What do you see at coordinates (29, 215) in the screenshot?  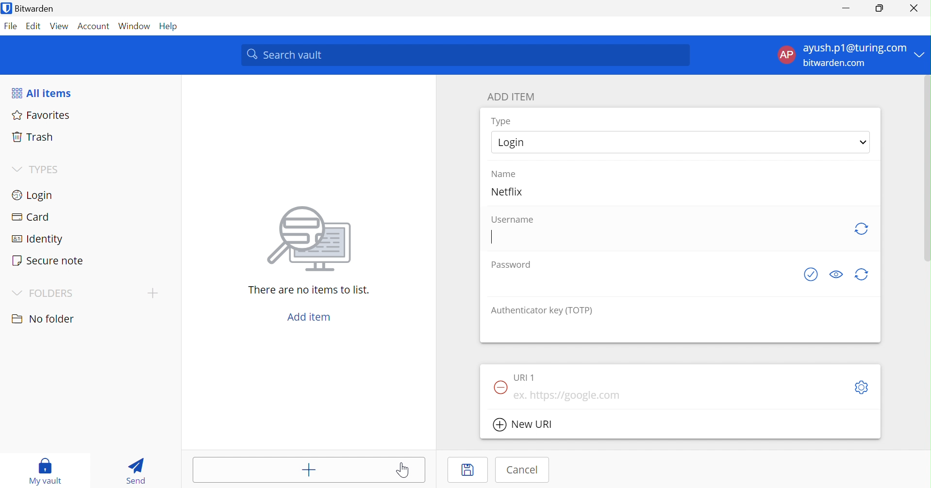 I see `Card` at bounding box center [29, 215].